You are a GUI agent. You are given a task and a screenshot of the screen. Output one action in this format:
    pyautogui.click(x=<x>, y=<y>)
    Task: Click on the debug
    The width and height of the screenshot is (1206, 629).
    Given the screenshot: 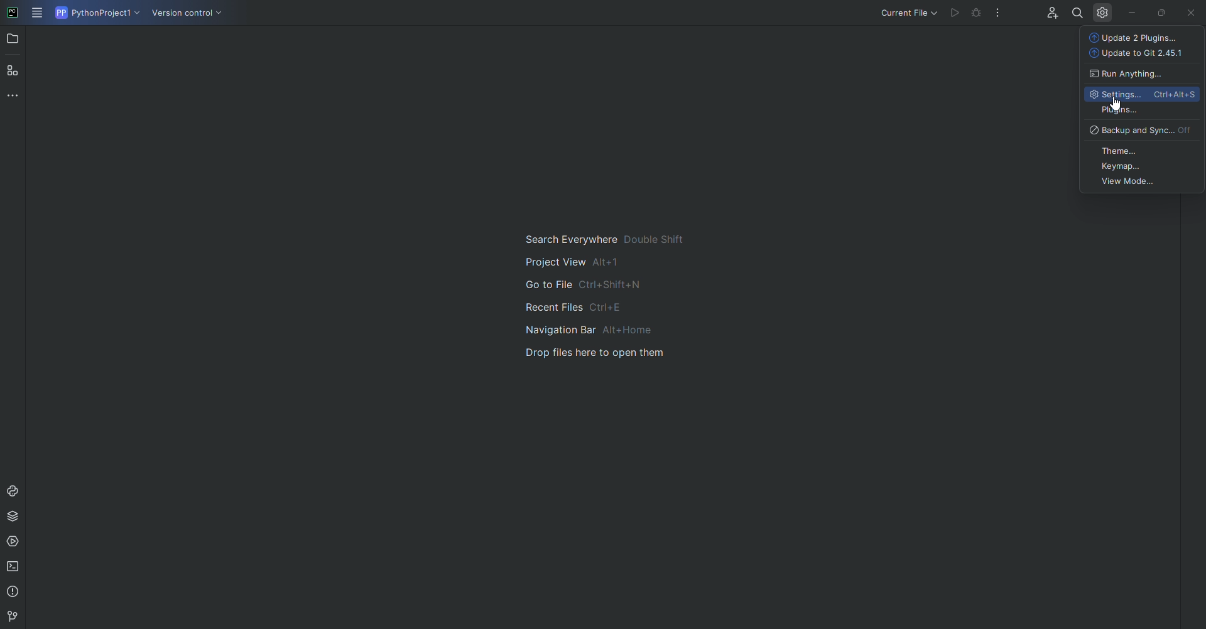 What is the action you would take?
    pyautogui.click(x=978, y=14)
    